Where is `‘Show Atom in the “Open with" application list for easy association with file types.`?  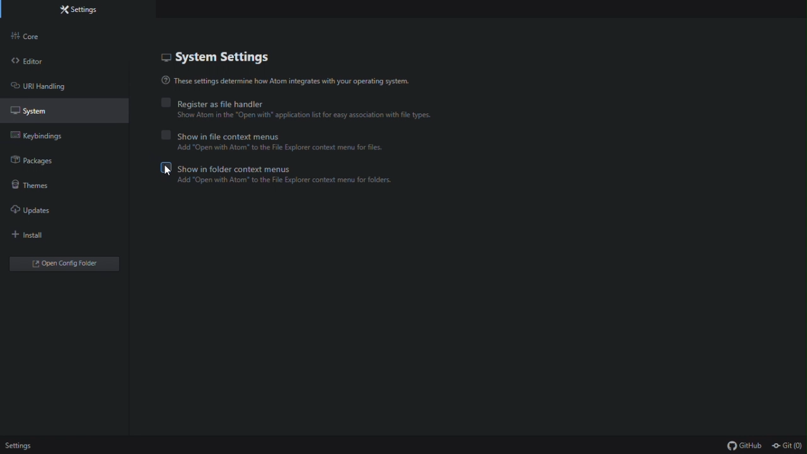 ‘Show Atom in the “Open with" application list for easy association with file types. is located at coordinates (313, 116).